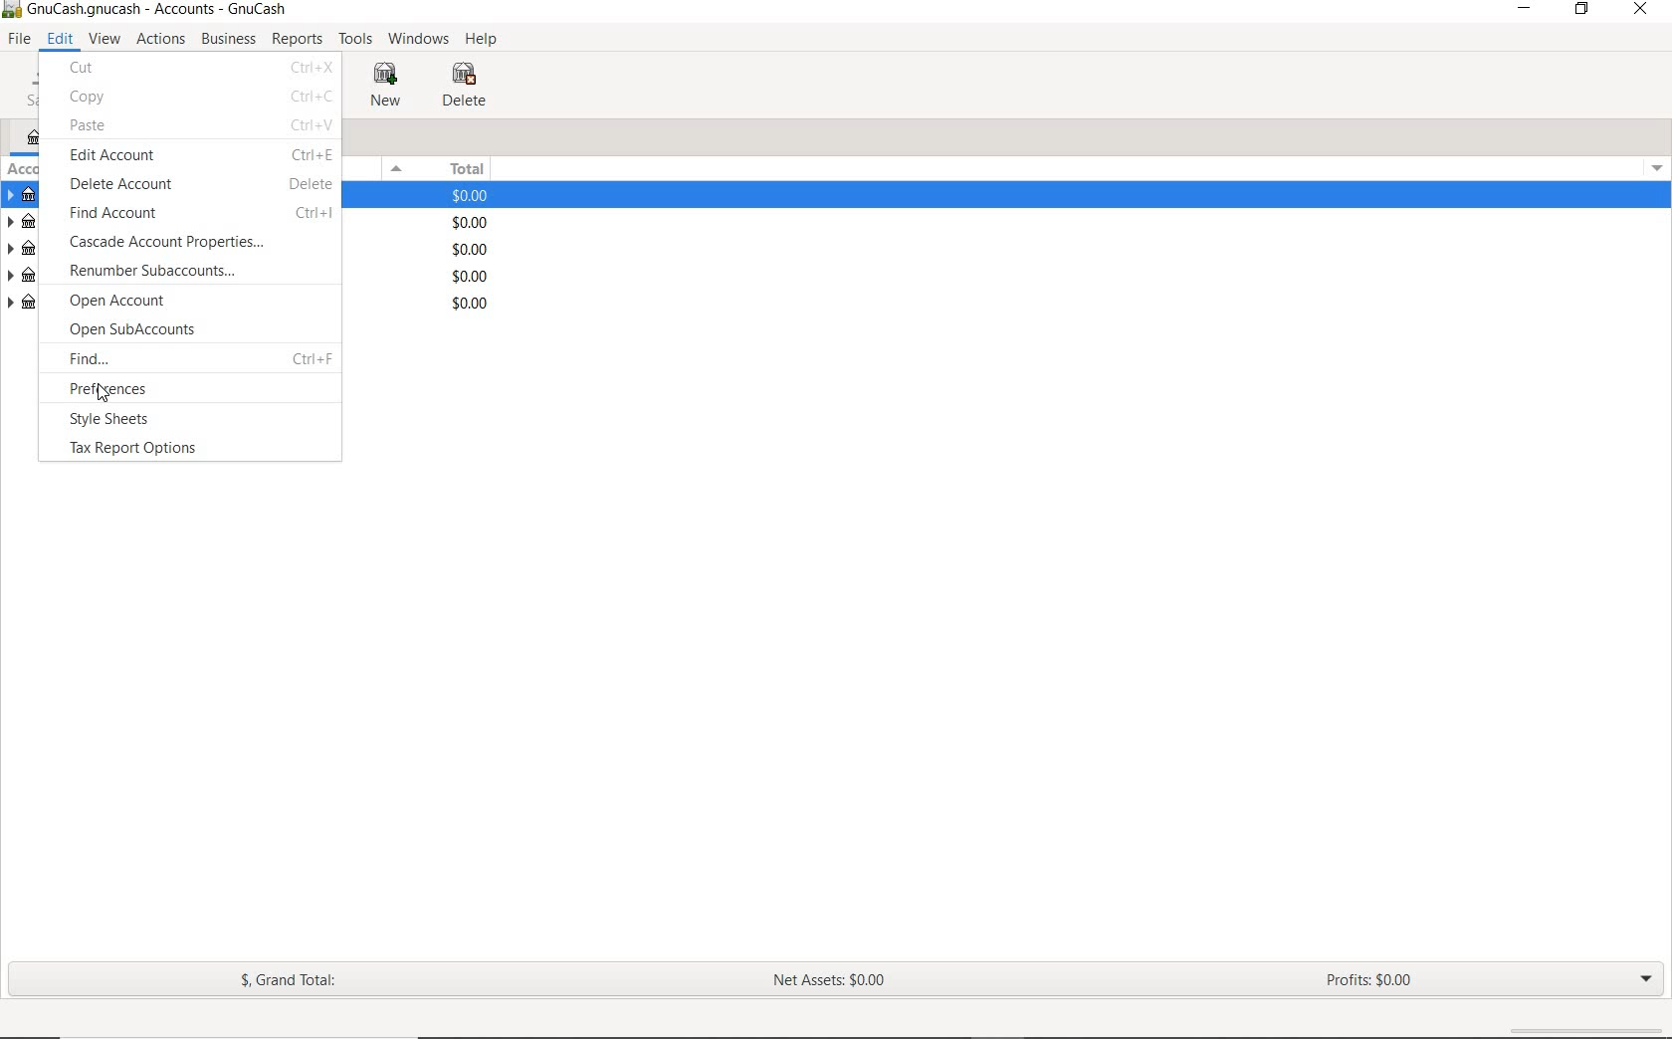 This screenshot has height=1039, width=1672. I want to click on ACCOUNT NAME, so click(22, 168).